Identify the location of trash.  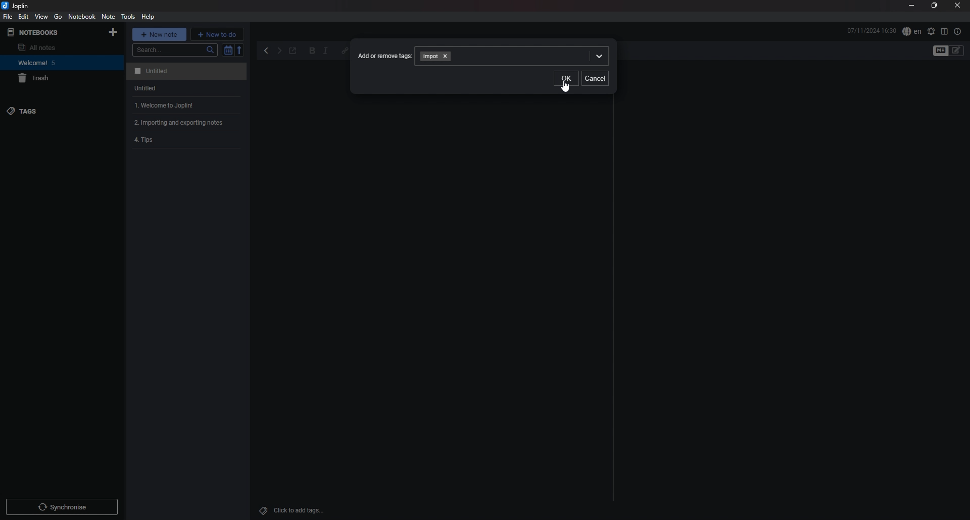
(54, 79).